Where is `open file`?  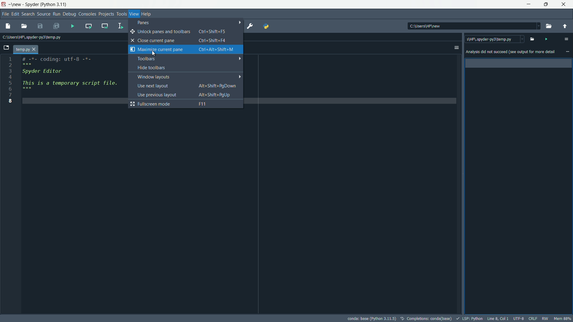
open file is located at coordinates (24, 27).